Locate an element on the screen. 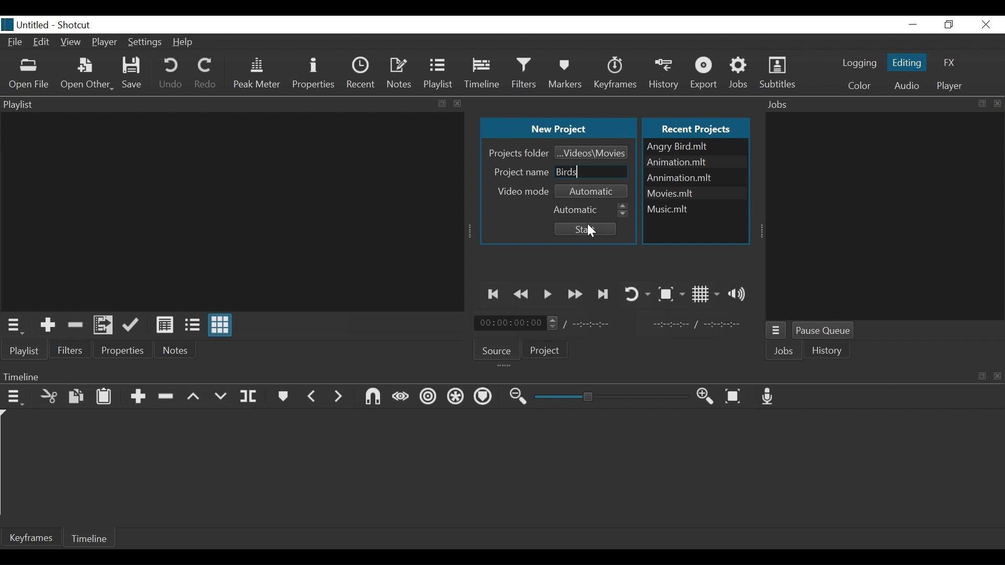 This screenshot has width=1005, height=565. Close is located at coordinates (984, 24).